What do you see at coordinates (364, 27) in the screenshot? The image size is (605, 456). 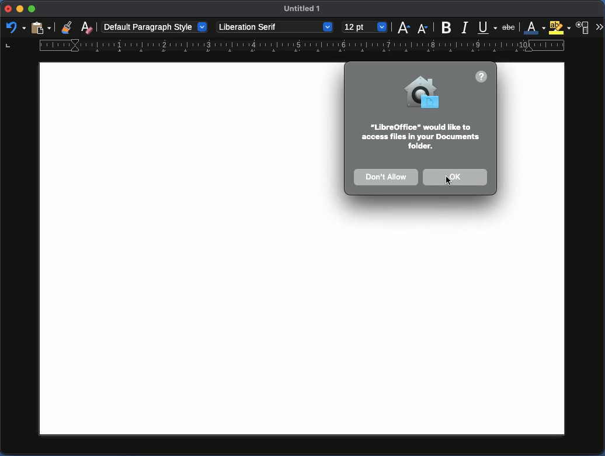 I see `Size` at bounding box center [364, 27].